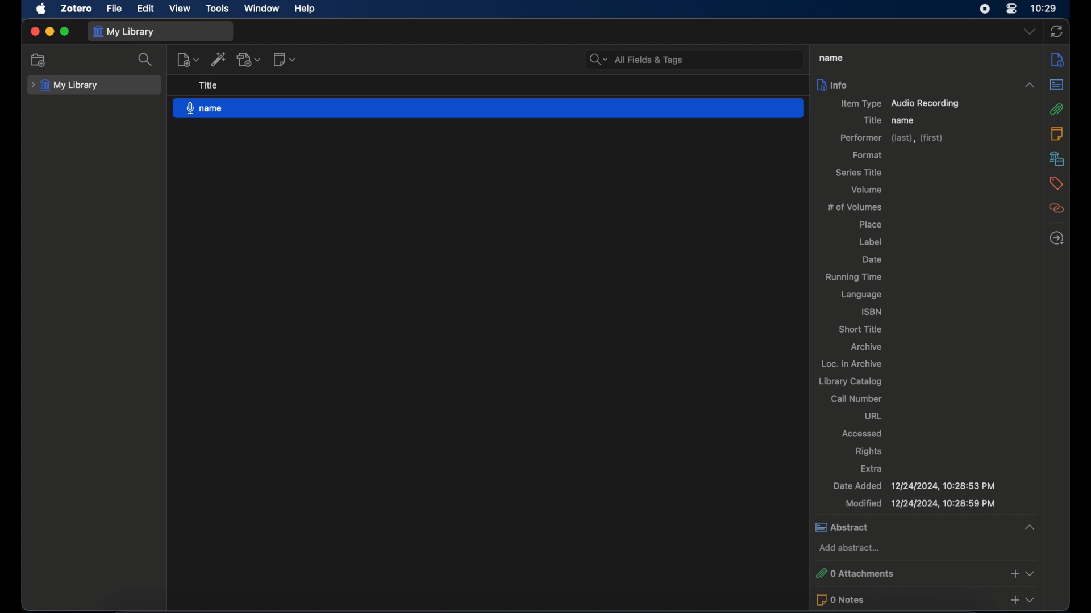 Image resolution: width=1091 pixels, height=613 pixels. Describe the element at coordinates (914, 486) in the screenshot. I see `date added` at that location.